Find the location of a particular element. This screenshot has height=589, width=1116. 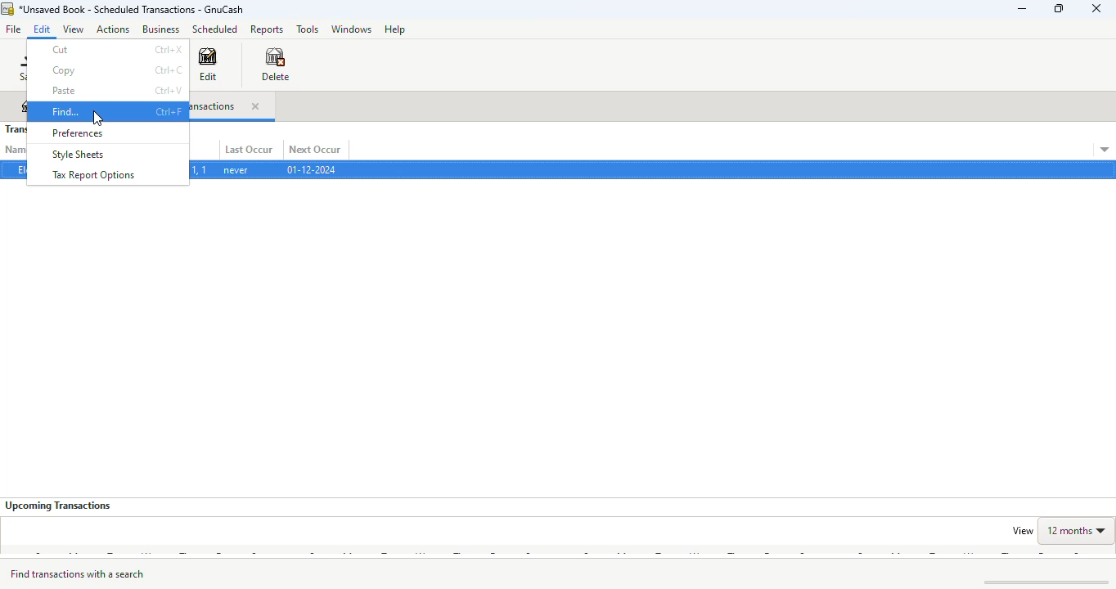

close tab is located at coordinates (254, 106).